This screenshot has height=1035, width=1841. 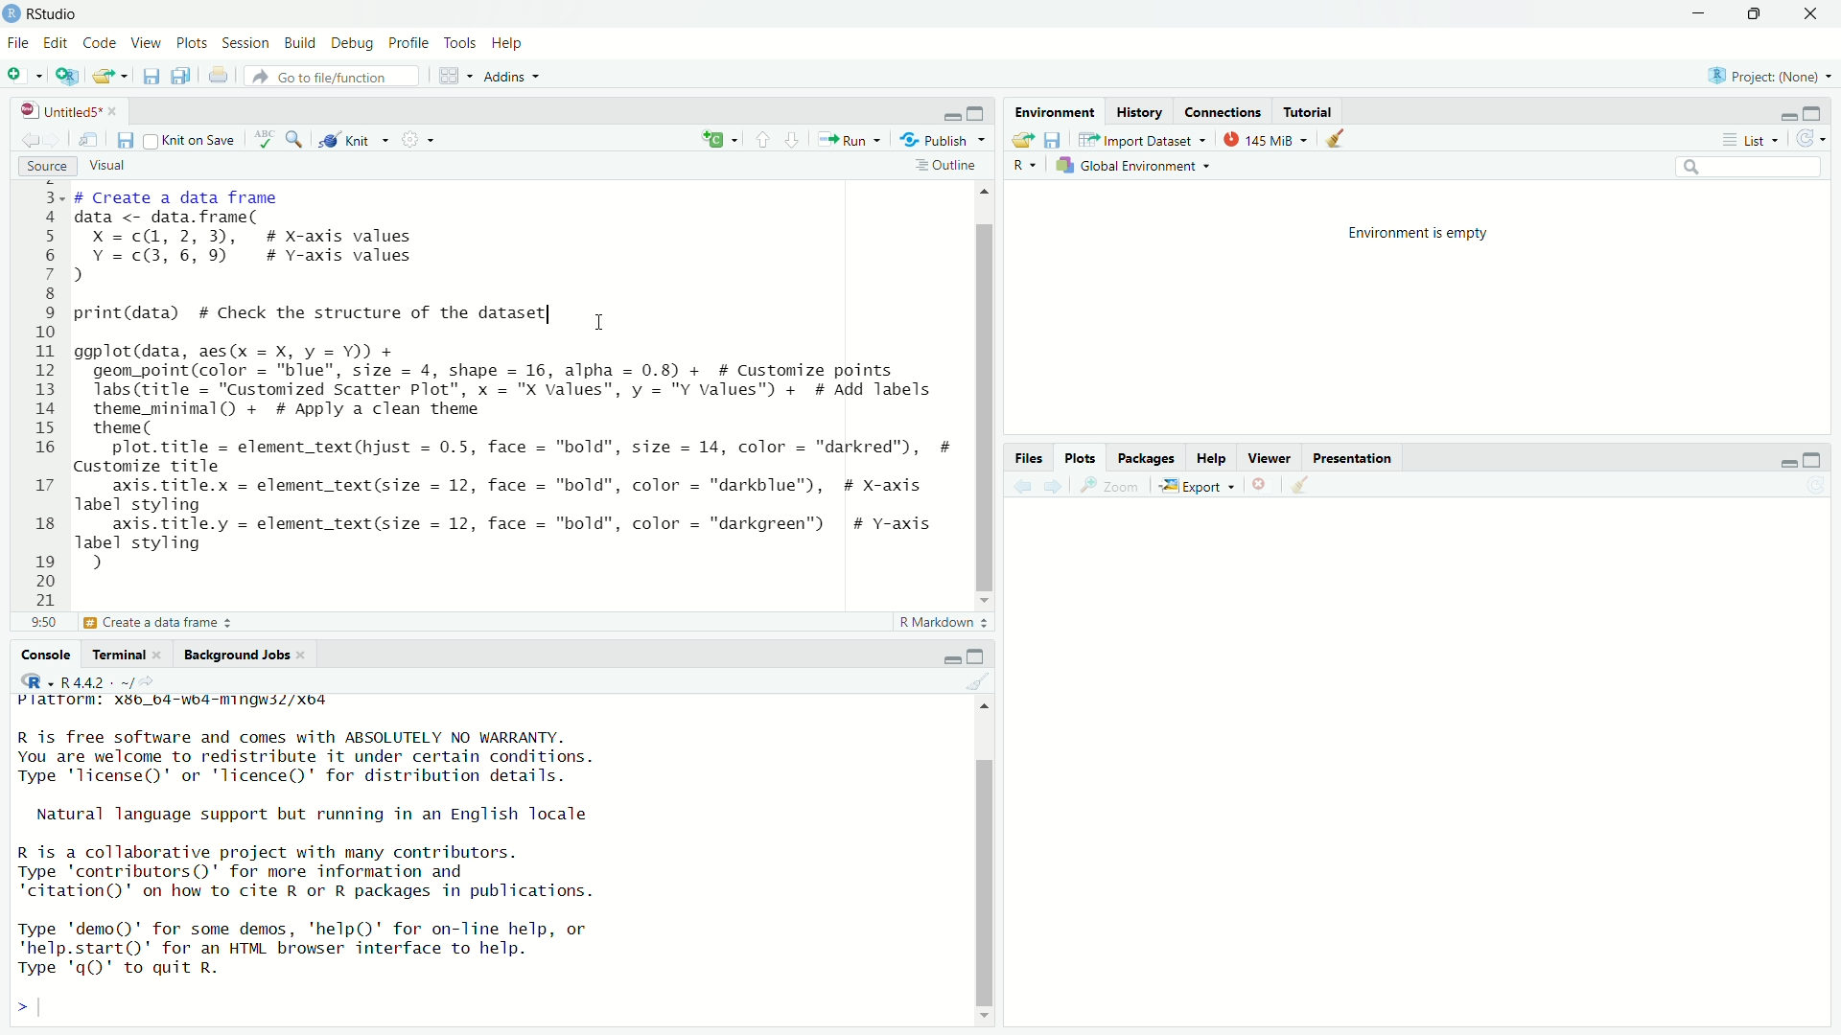 What do you see at coordinates (976, 113) in the screenshot?
I see `Maximize` at bounding box center [976, 113].